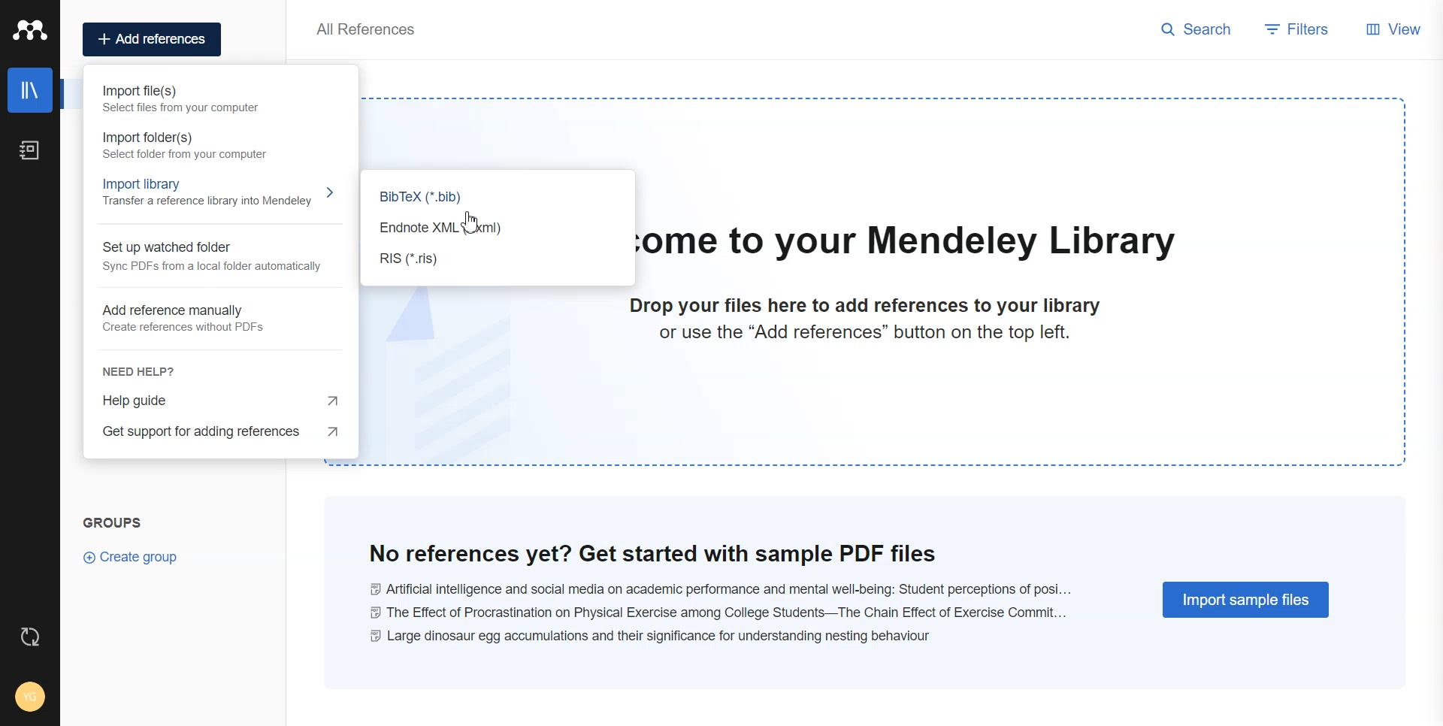 The width and height of the screenshot is (1443, 726). I want to click on Notebook, so click(32, 150).